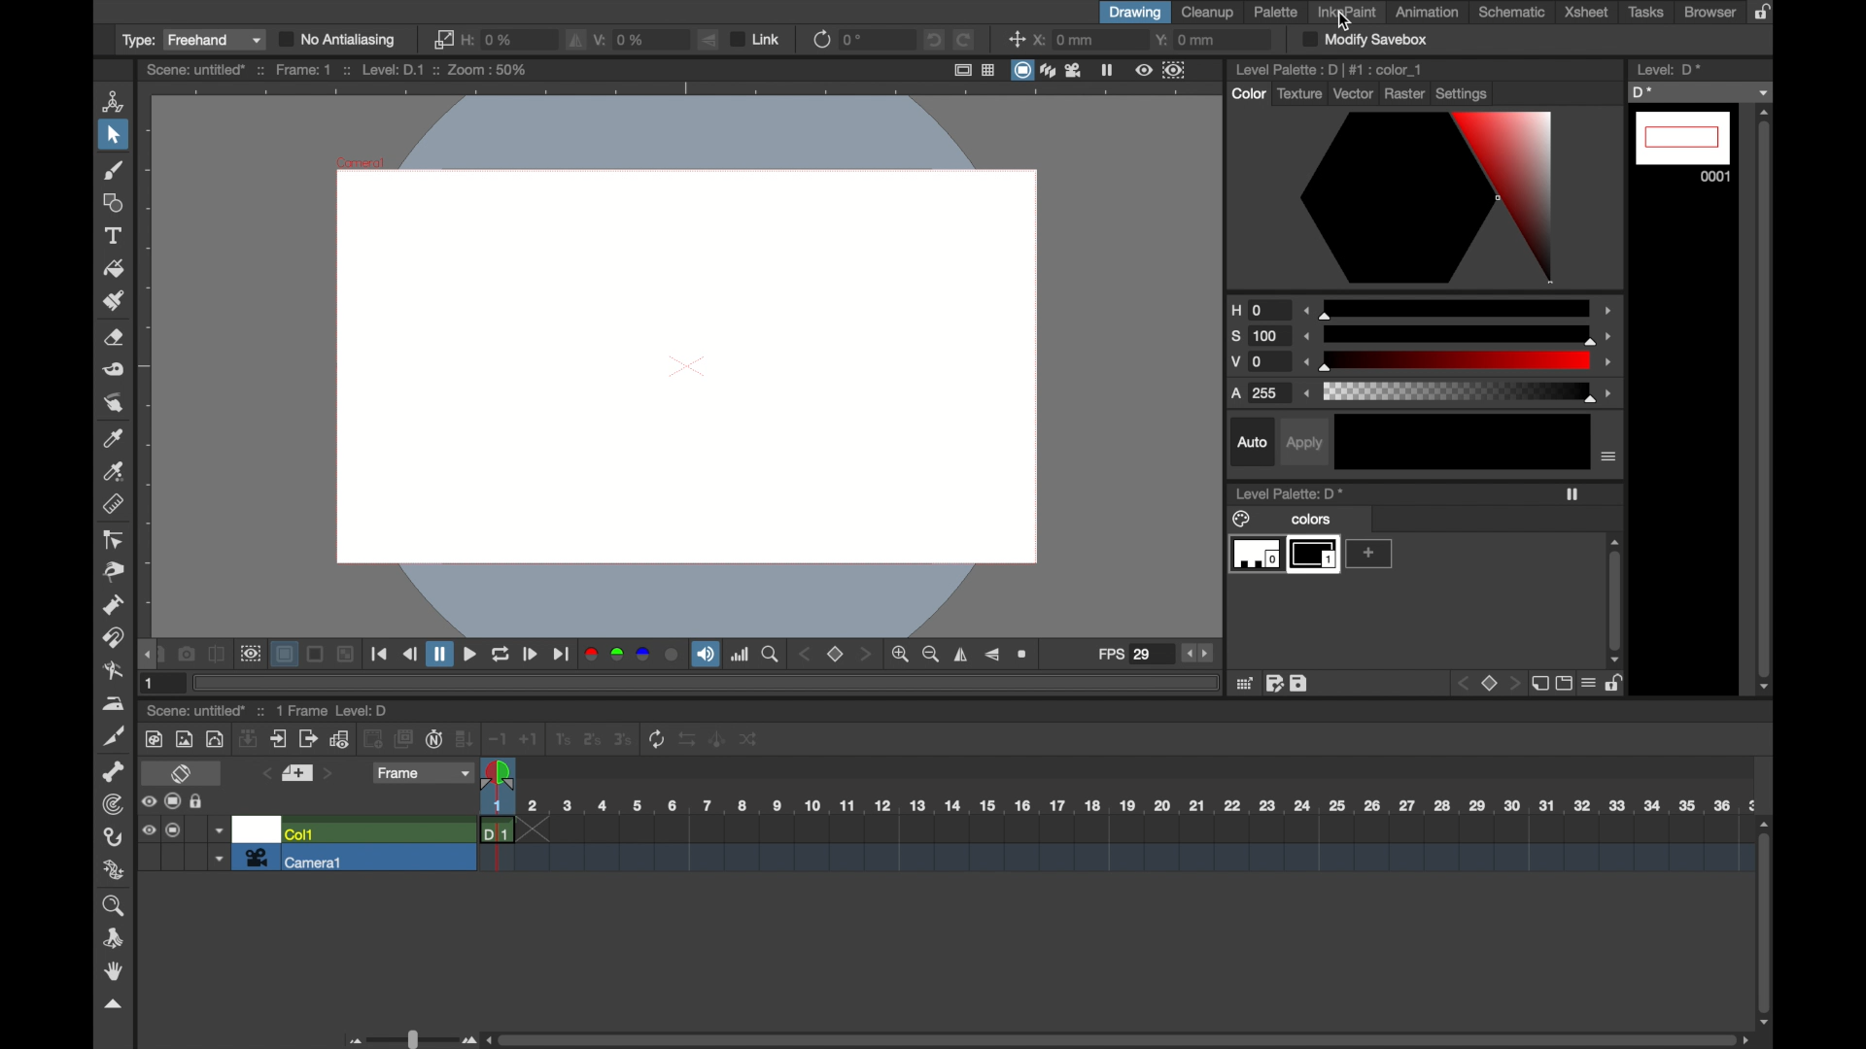 Image resolution: width=1866 pixels, height=1049 pixels. I want to click on no antialiasing, so click(340, 40).